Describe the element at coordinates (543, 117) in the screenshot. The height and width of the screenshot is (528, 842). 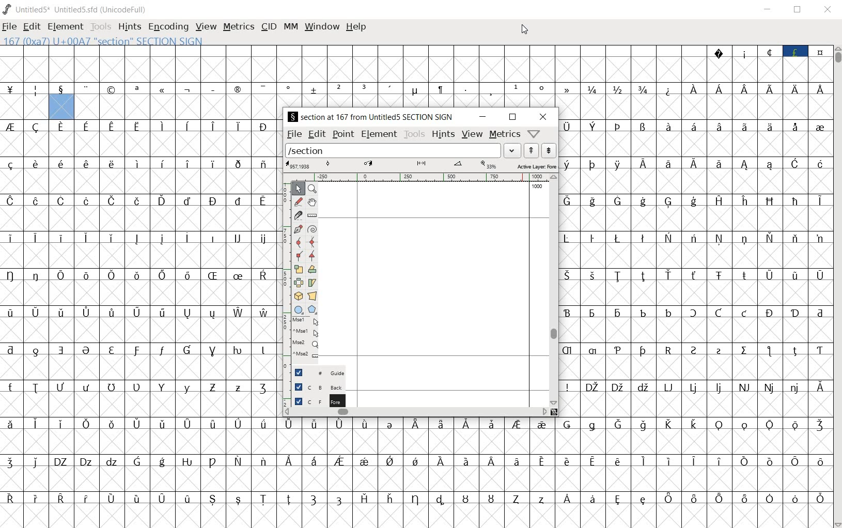
I see `close` at that location.